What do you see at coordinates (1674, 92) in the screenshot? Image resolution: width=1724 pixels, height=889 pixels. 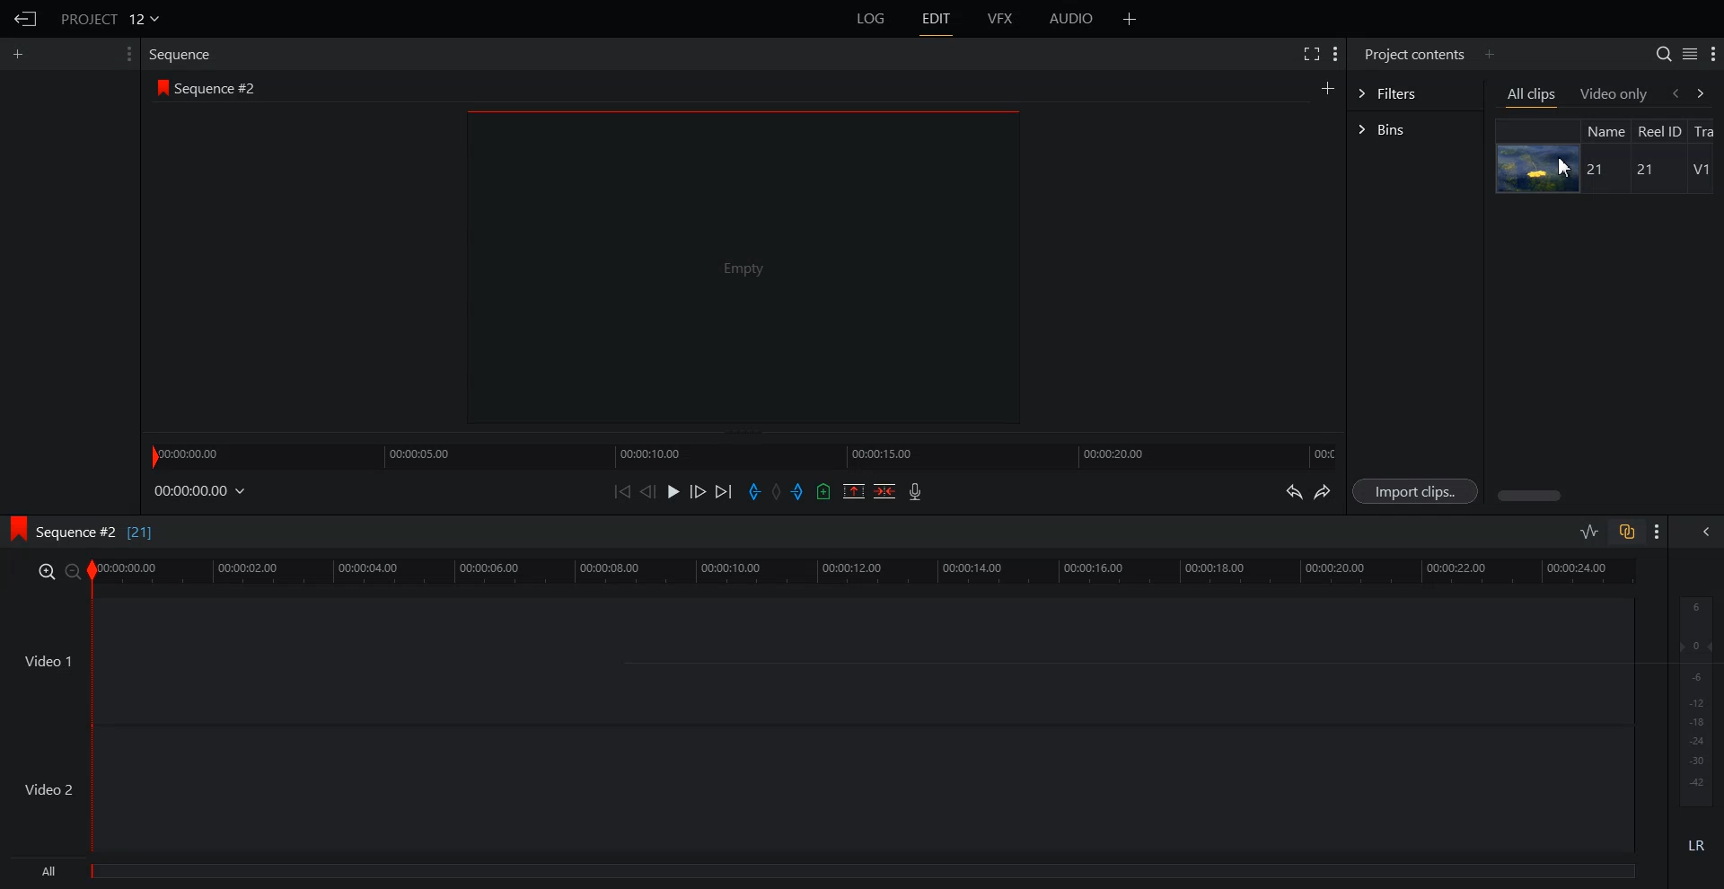 I see `backward` at bounding box center [1674, 92].